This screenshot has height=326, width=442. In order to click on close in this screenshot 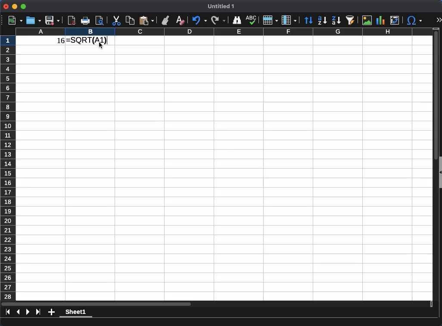, I will do `click(6, 6)`.